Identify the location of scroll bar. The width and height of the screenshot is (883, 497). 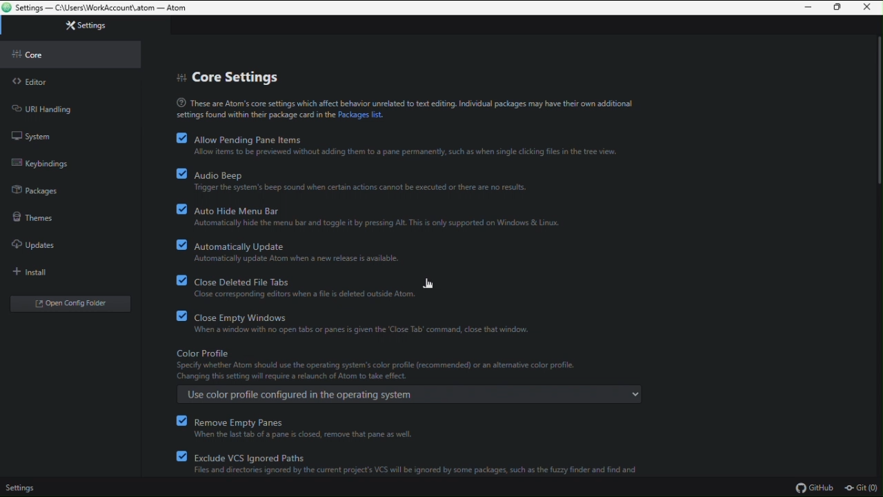
(877, 113).